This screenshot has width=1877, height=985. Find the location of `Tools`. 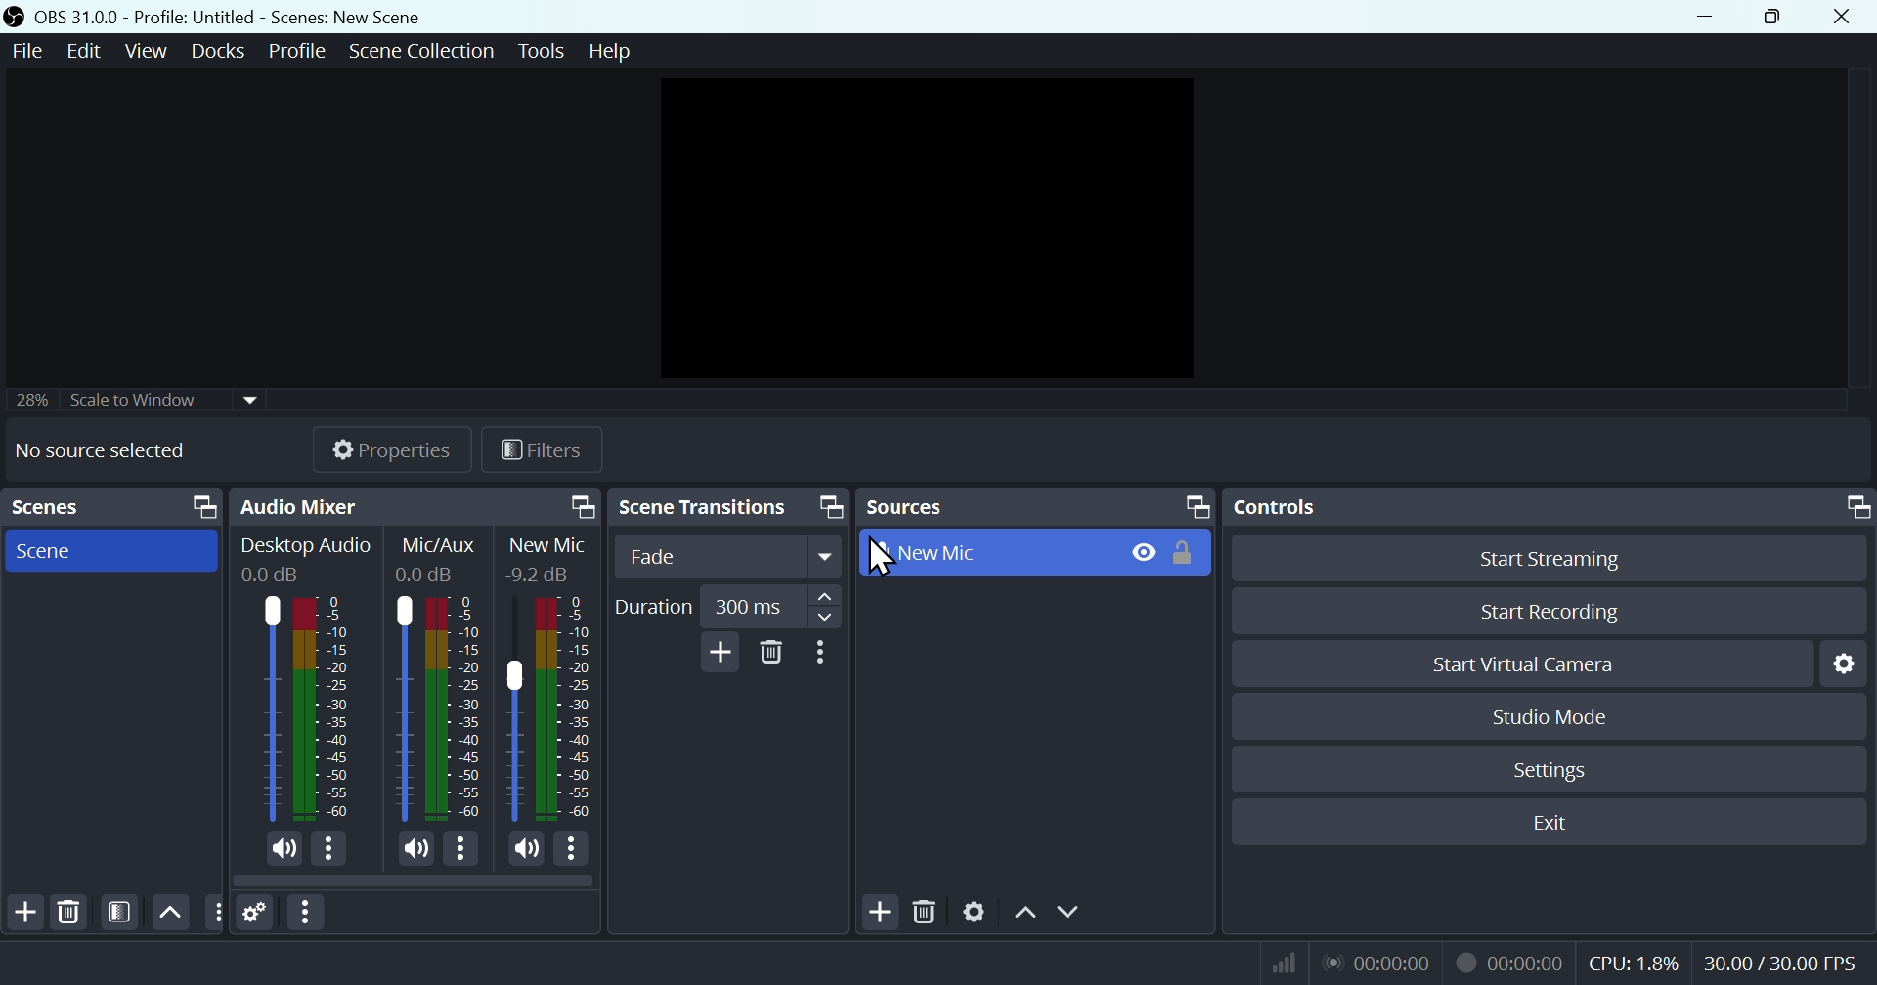

Tools is located at coordinates (543, 55).